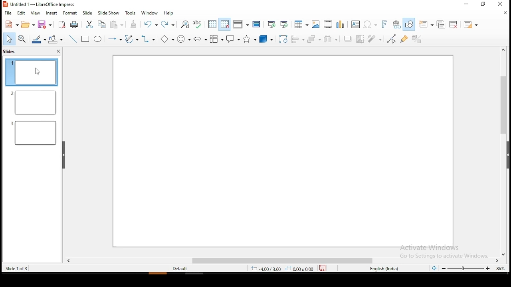  Describe the element at coordinates (298, 40) in the screenshot. I see `align objects` at that location.